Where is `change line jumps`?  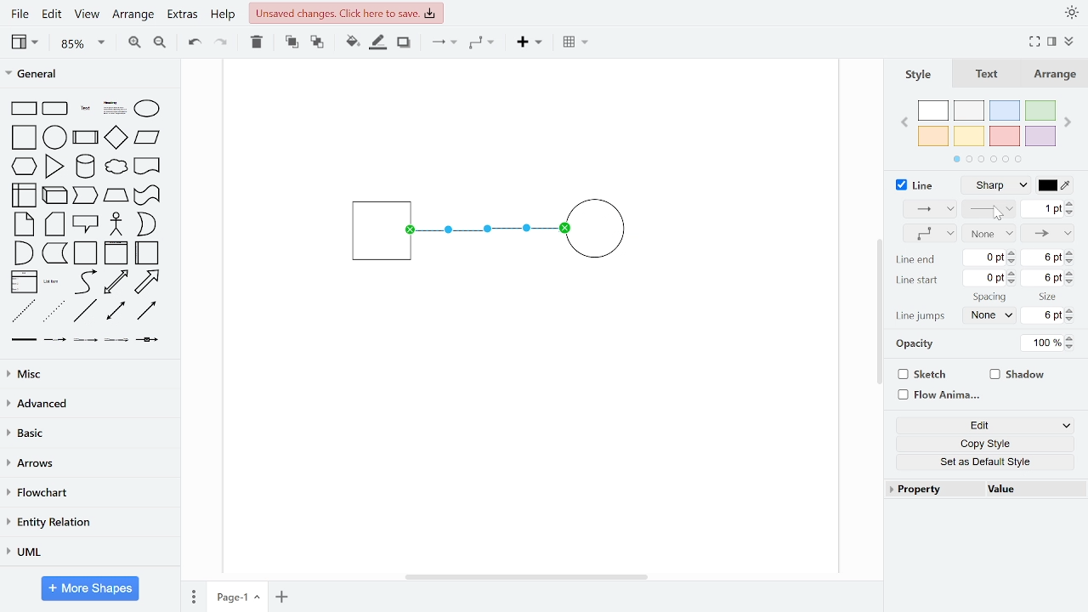
change line jumps is located at coordinates (1046, 316).